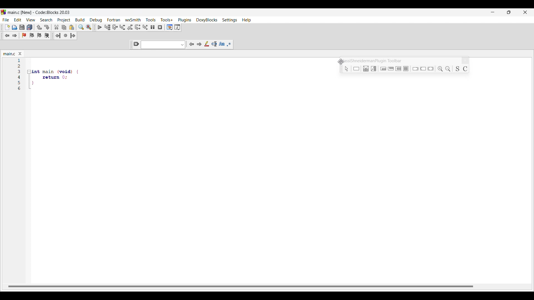 The image size is (534, 300). I want to click on Search menu, so click(46, 20).